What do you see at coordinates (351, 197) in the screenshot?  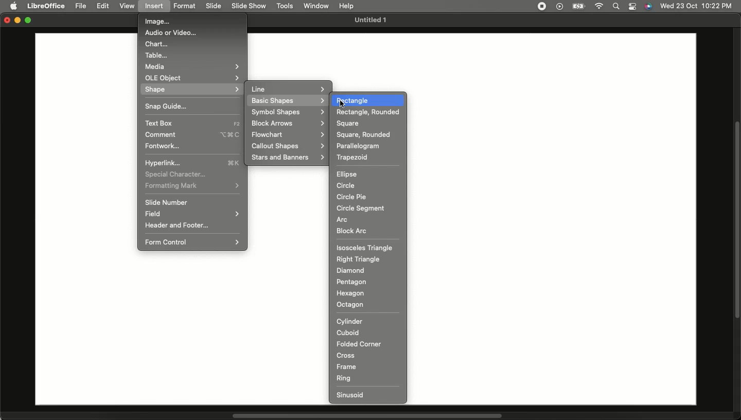 I see `Circle pie` at bounding box center [351, 197].